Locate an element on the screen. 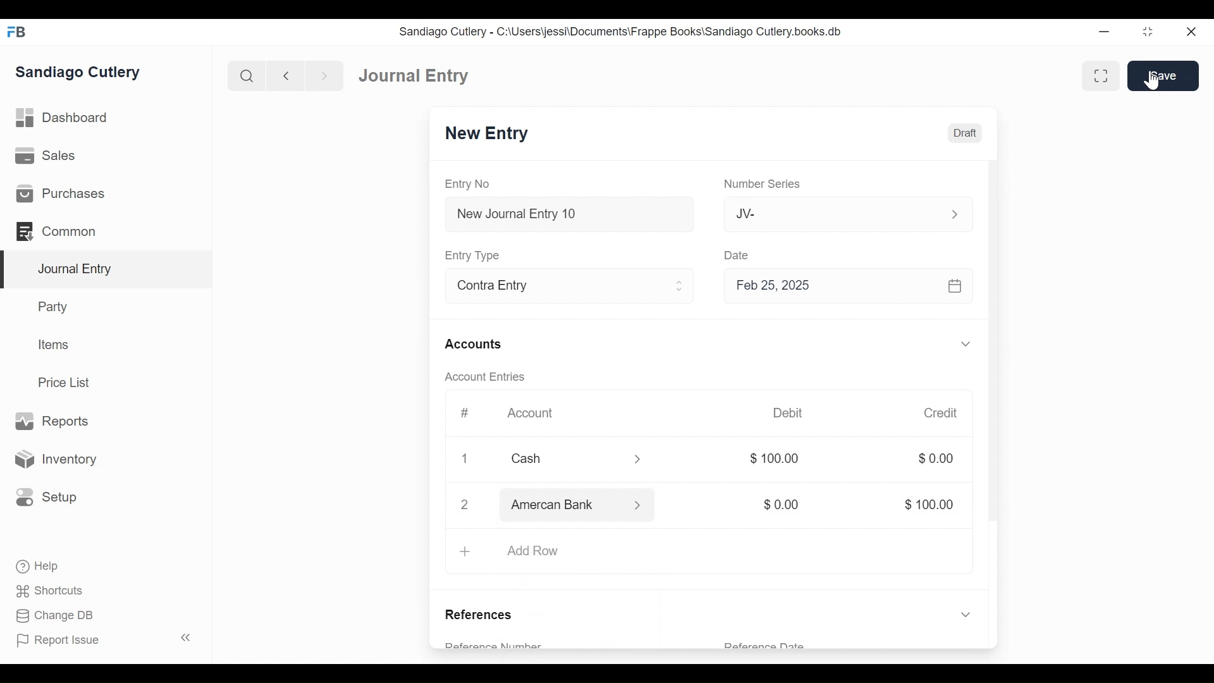 The image size is (1214, 683). Search is located at coordinates (247, 75).